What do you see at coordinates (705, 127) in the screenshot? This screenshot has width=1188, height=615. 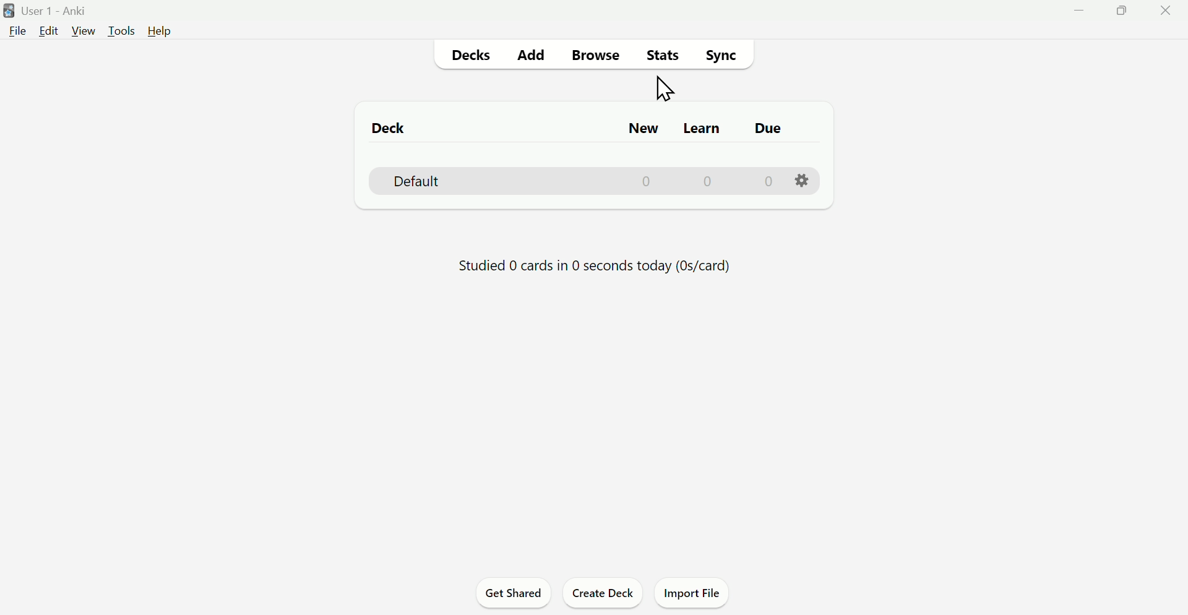 I see `Learn` at bounding box center [705, 127].